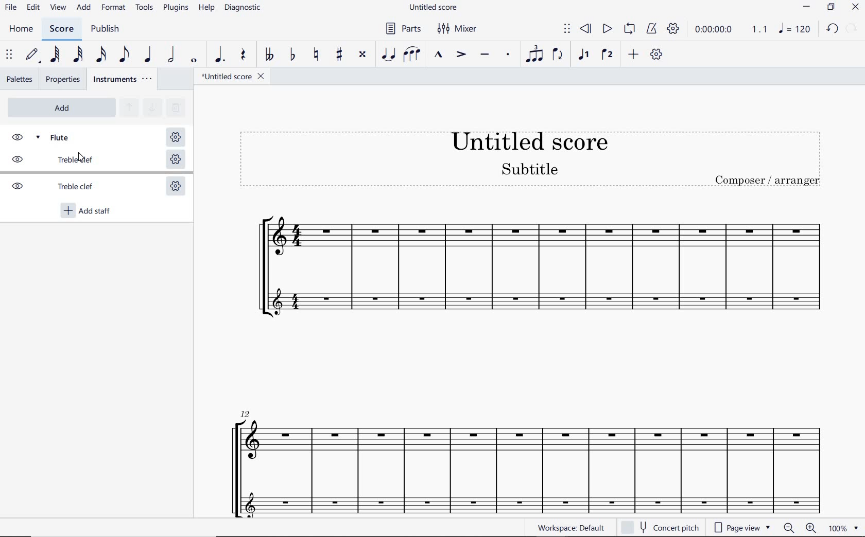 This screenshot has height=537, width=865. What do you see at coordinates (797, 28) in the screenshot?
I see `note` at bounding box center [797, 28].